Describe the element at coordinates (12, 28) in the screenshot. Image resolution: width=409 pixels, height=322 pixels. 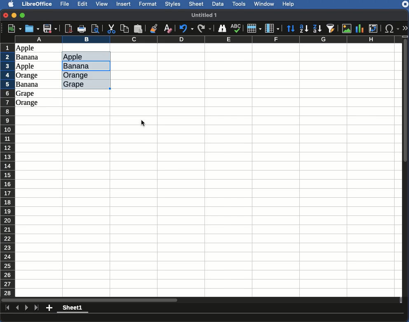
I see `New` at that location.